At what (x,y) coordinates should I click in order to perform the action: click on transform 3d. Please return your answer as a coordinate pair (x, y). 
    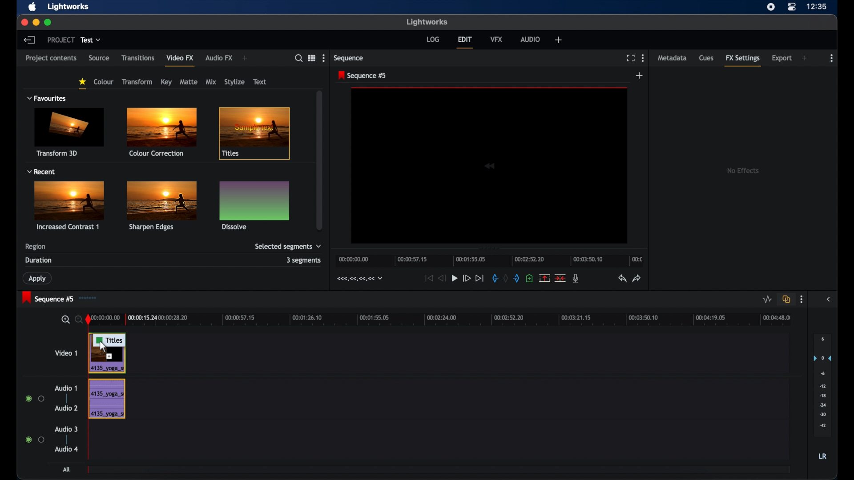
    Looking at the image, I should click on (70, 132).